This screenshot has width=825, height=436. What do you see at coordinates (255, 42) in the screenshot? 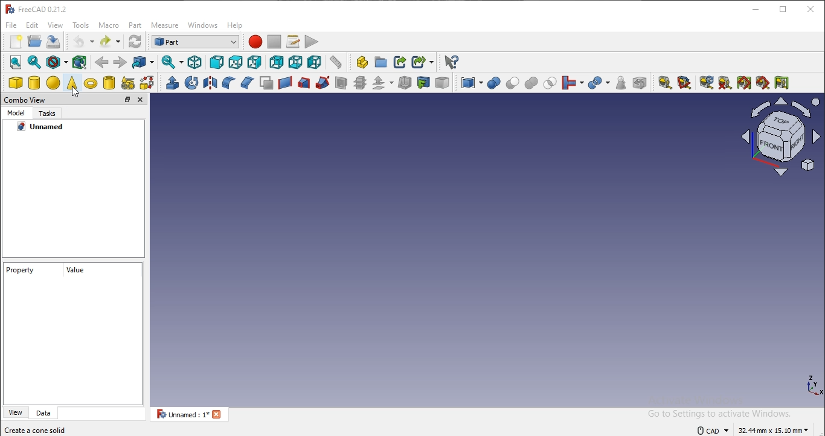
I see `macro recording` at bounding box center [255, 42].